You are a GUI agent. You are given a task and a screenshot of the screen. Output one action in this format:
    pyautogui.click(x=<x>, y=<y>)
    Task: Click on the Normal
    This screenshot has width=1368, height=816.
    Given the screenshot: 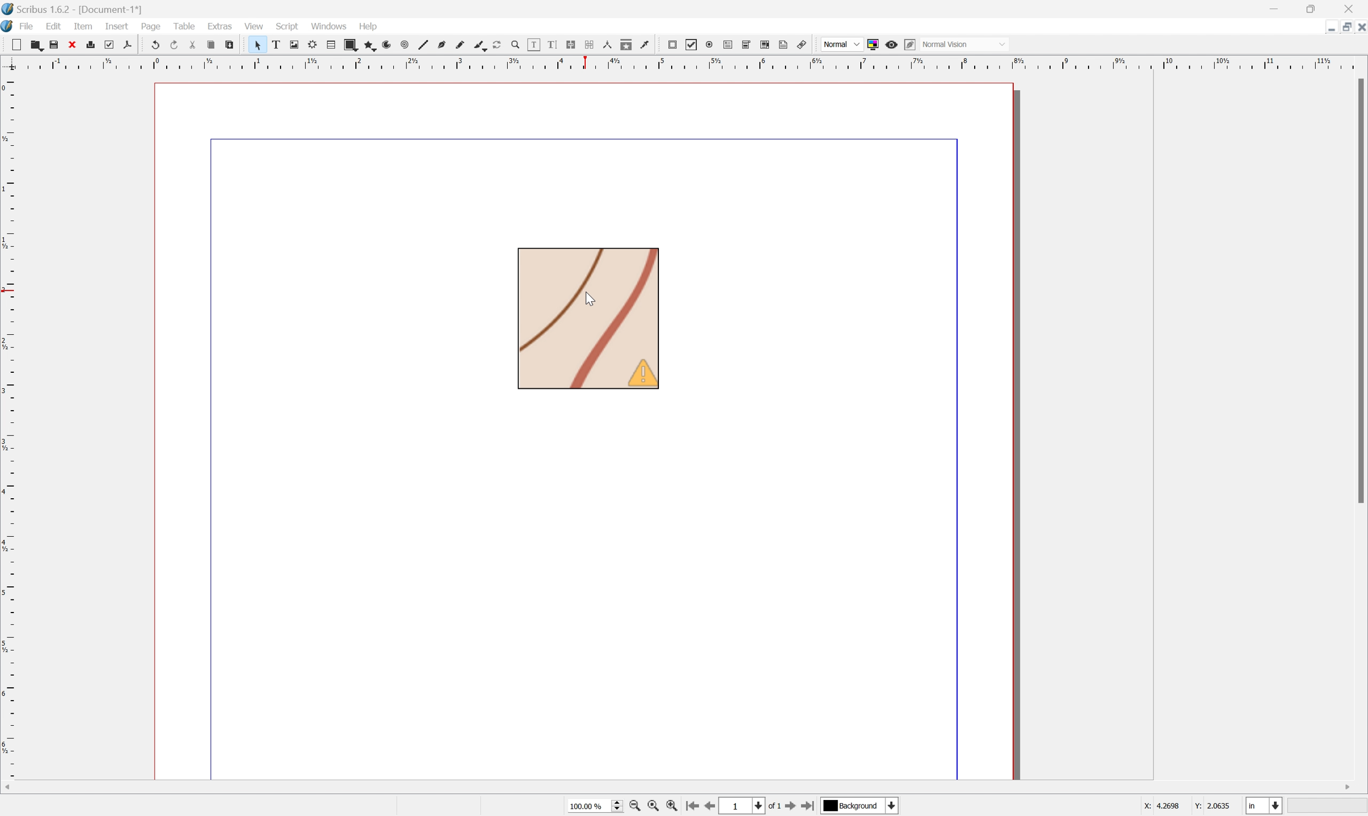 What is the action you would take?
    pyautogui.click(x=840, y=45)
    